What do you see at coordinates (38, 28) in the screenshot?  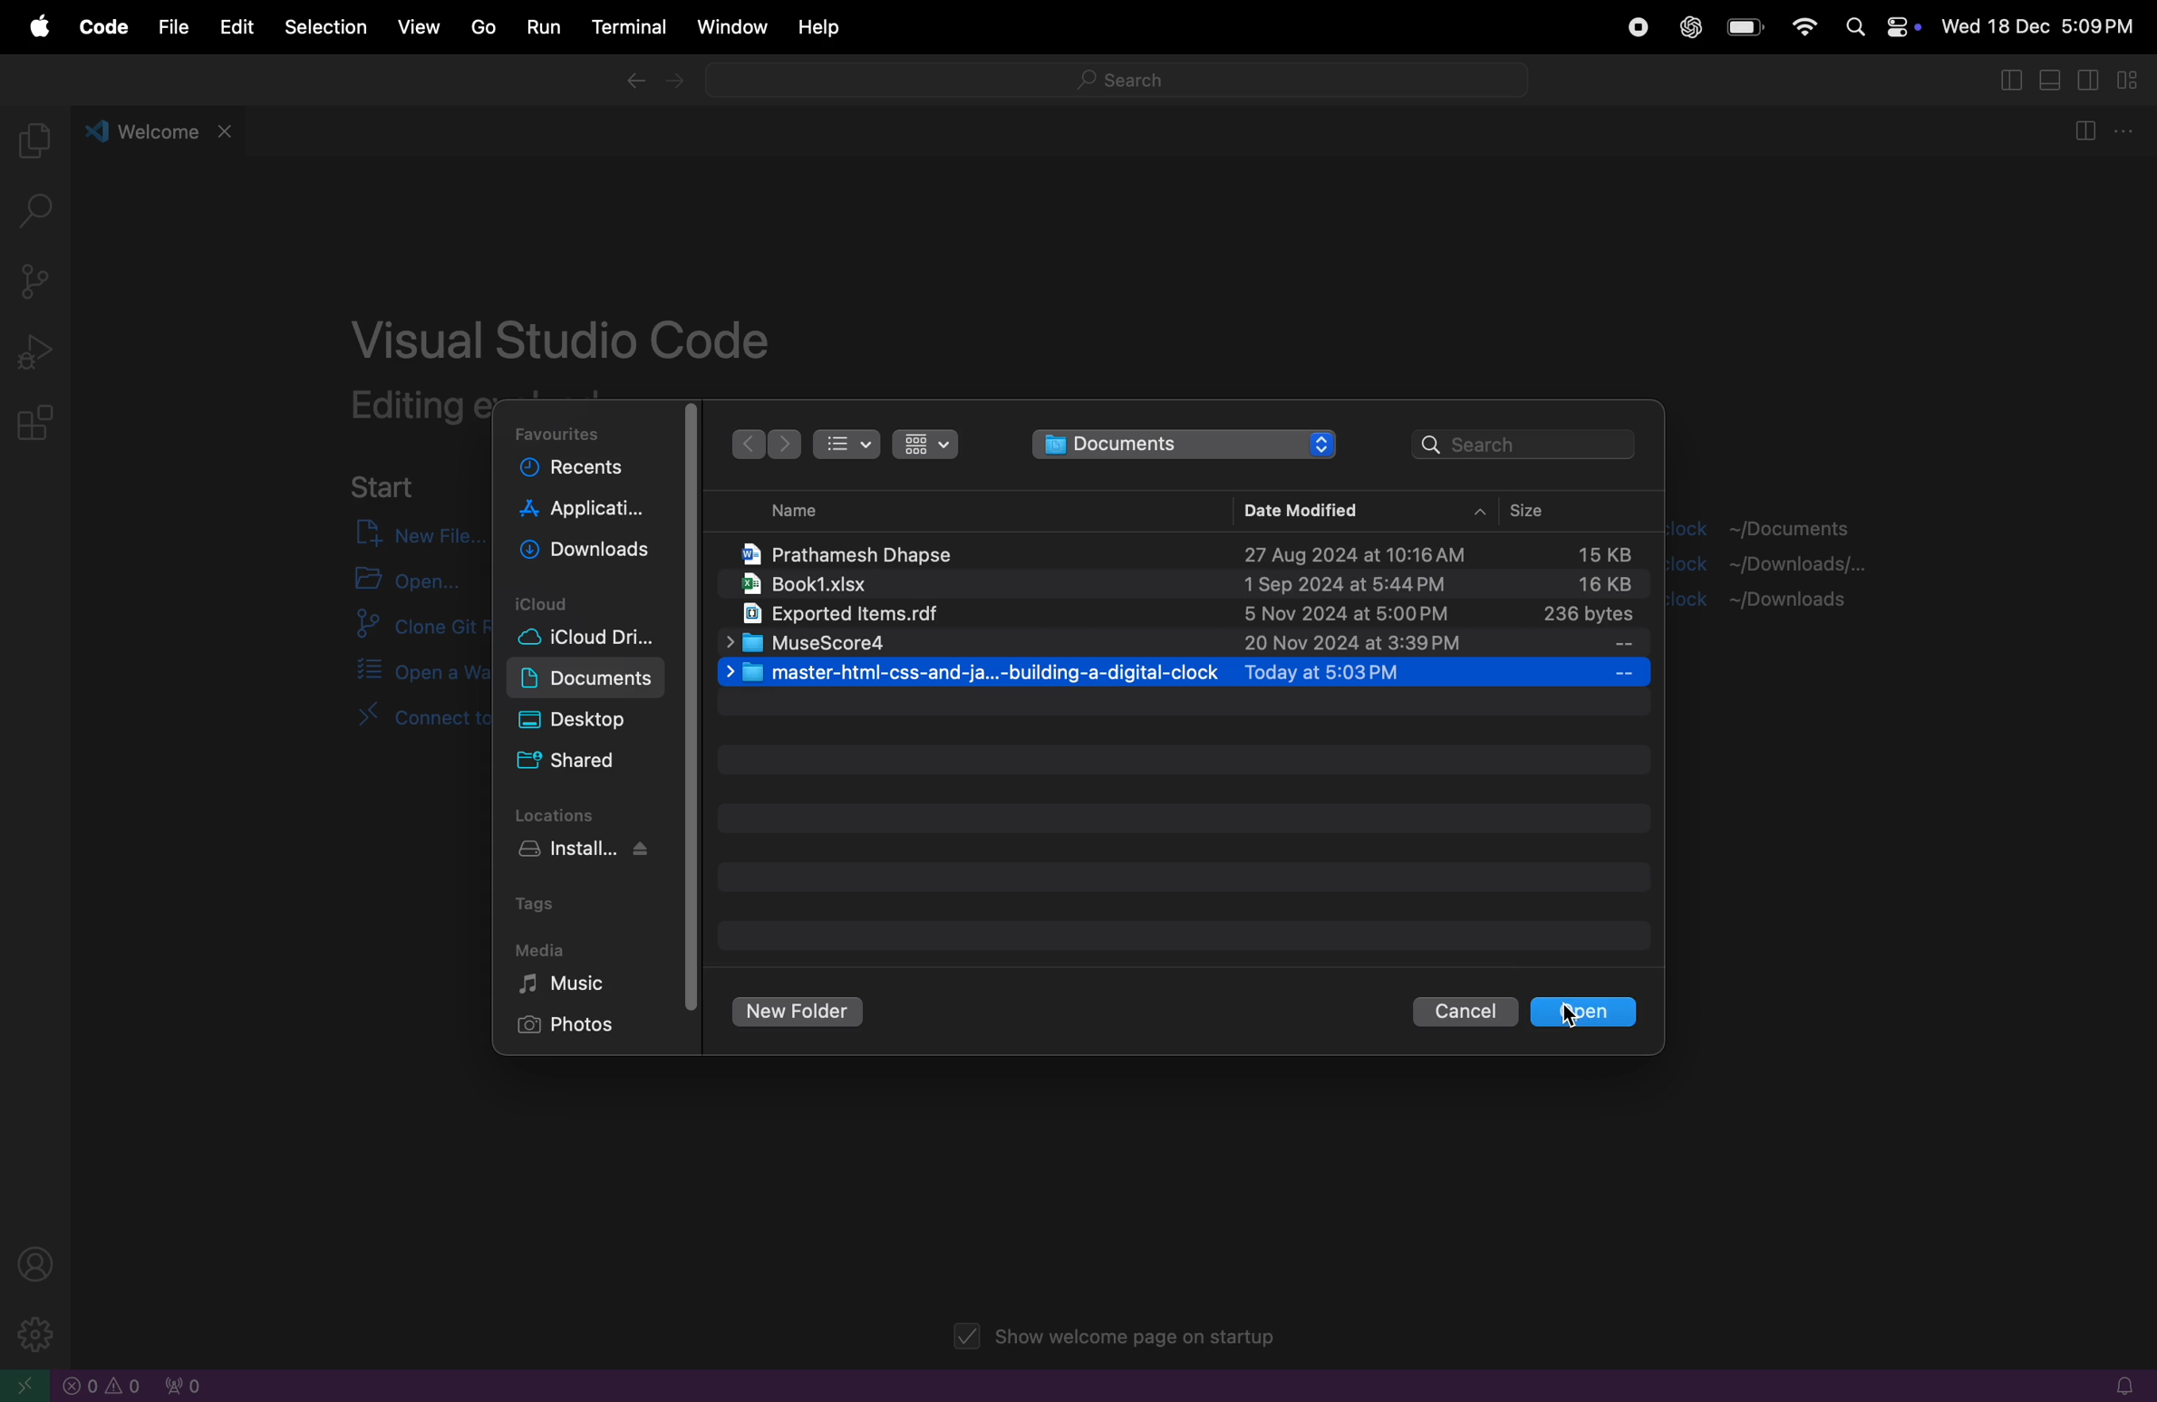 I see `apple menu` at bounding box center [38, 28].